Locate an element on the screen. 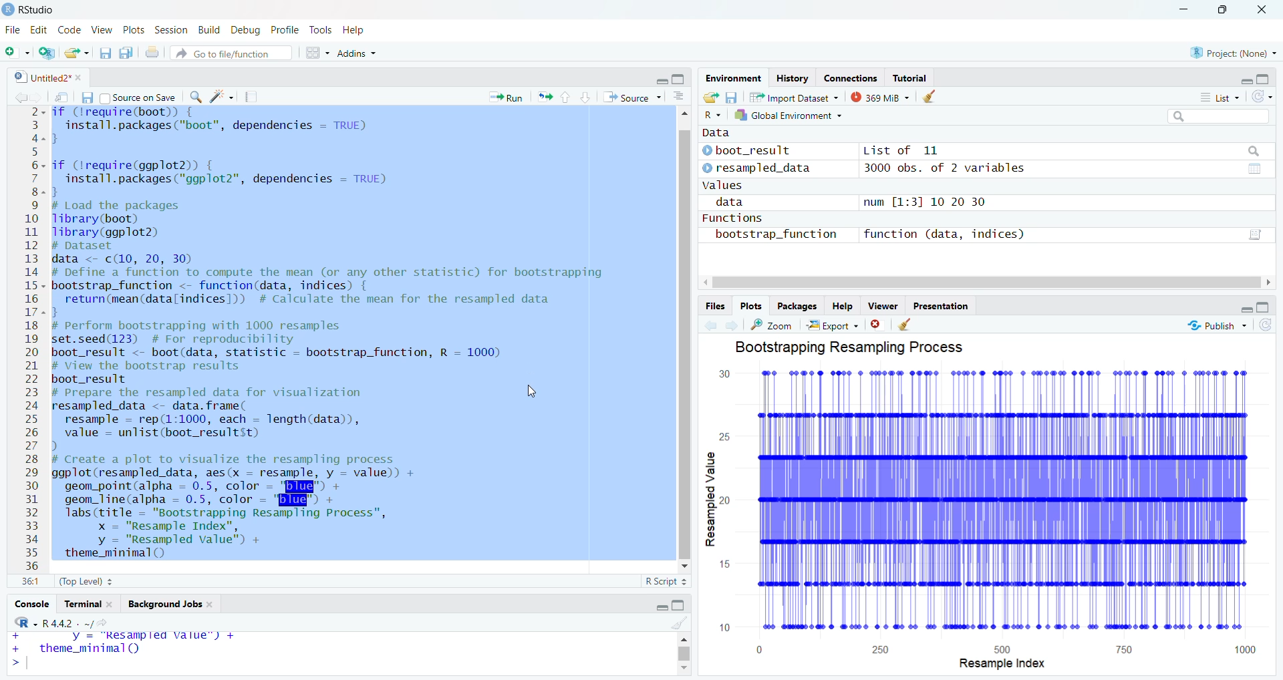 This screenshot has height=680, width=1283. List  is located at coordinates (1216, 96).